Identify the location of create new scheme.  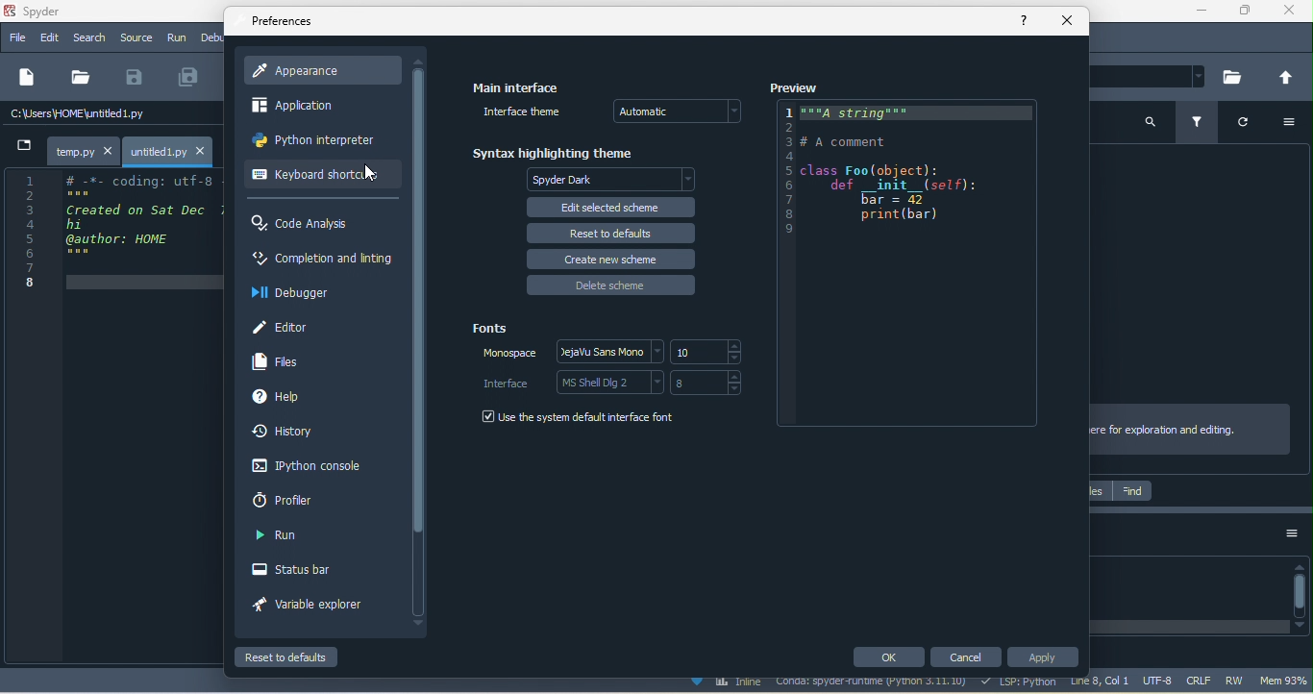
(611, 257).